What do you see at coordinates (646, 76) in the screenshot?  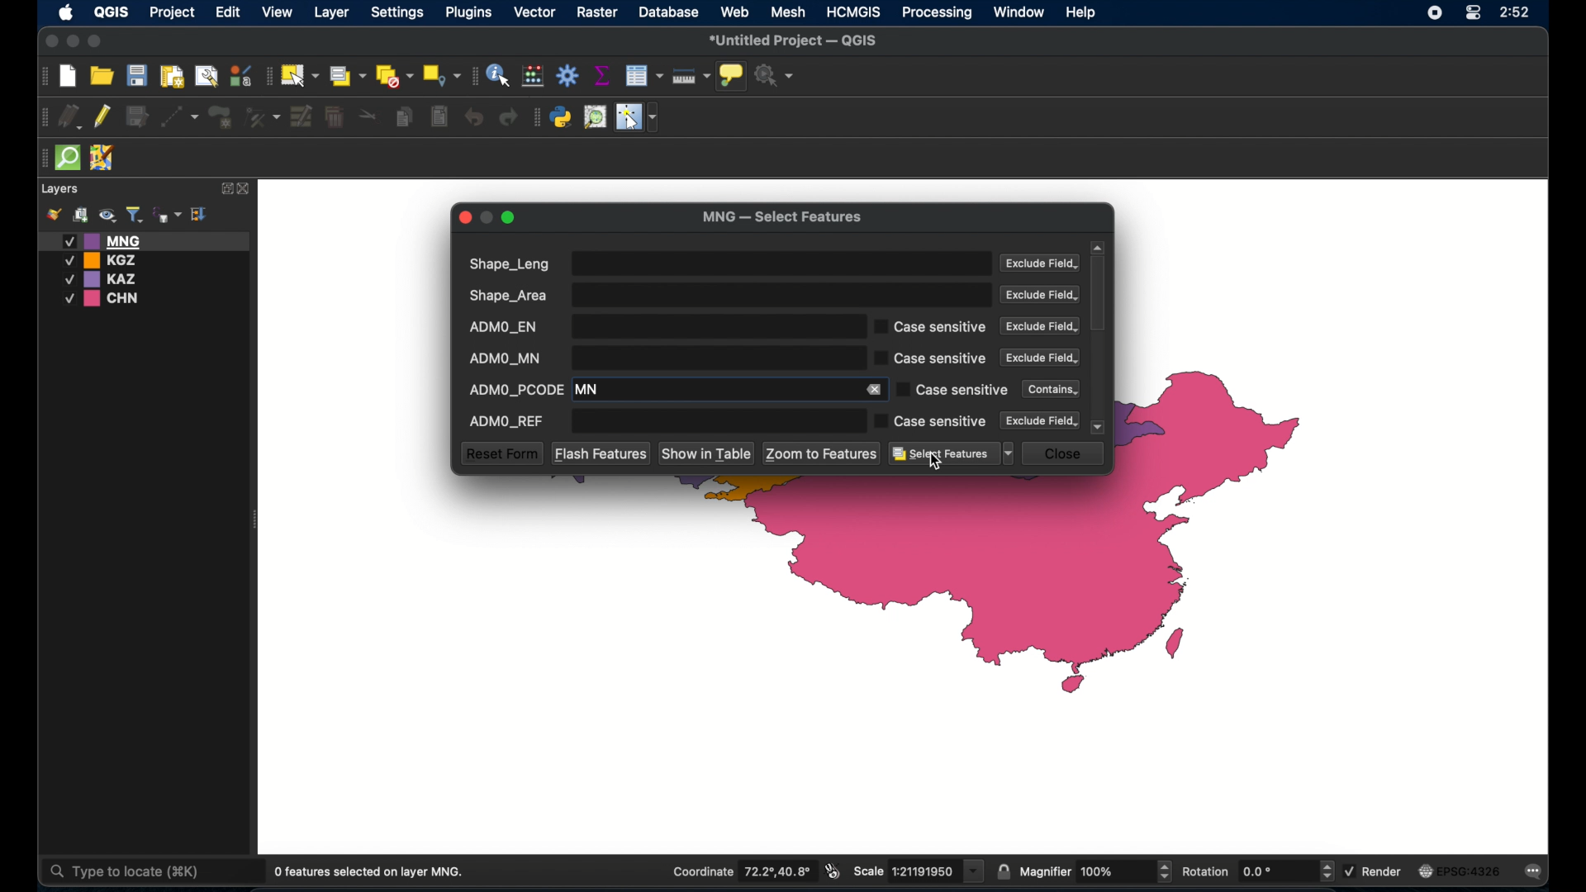 I see `open attribute table` at bounding box center [646, 76].